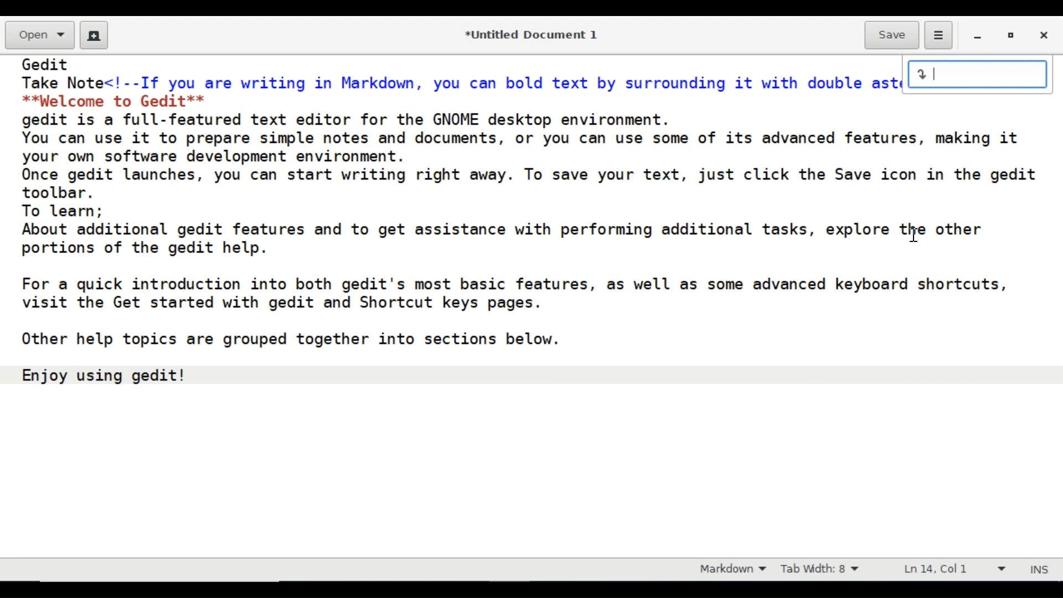  I want to click on *Untitled Document 1, so click(533, 36).